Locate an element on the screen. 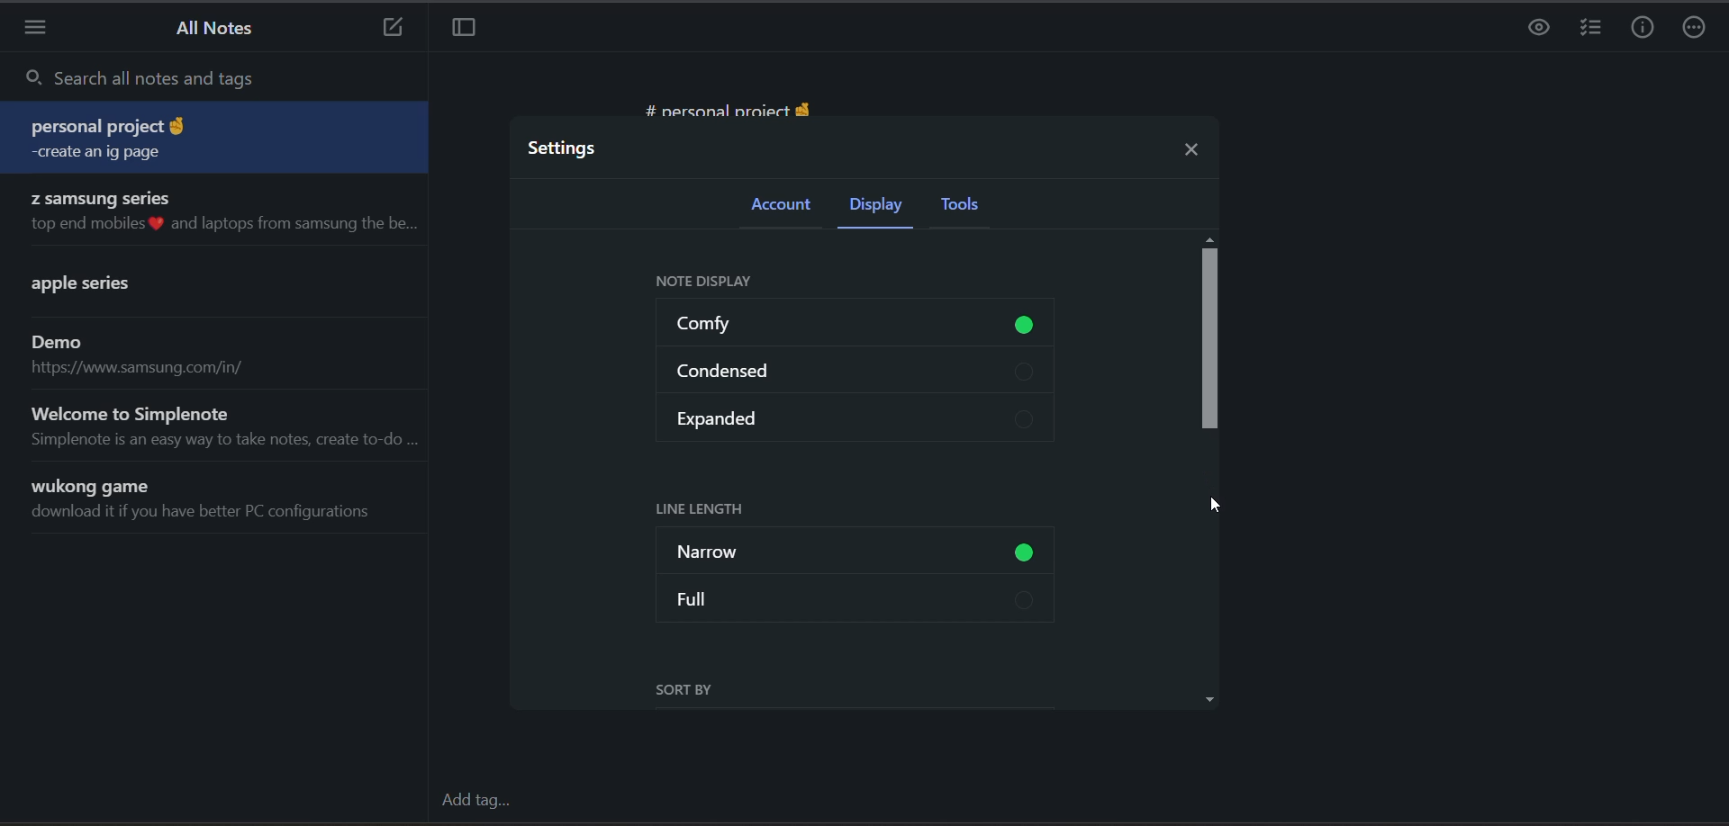 This screenshot has height=826, width=1729. search all notes and tags is located at coordinates (222, 82).